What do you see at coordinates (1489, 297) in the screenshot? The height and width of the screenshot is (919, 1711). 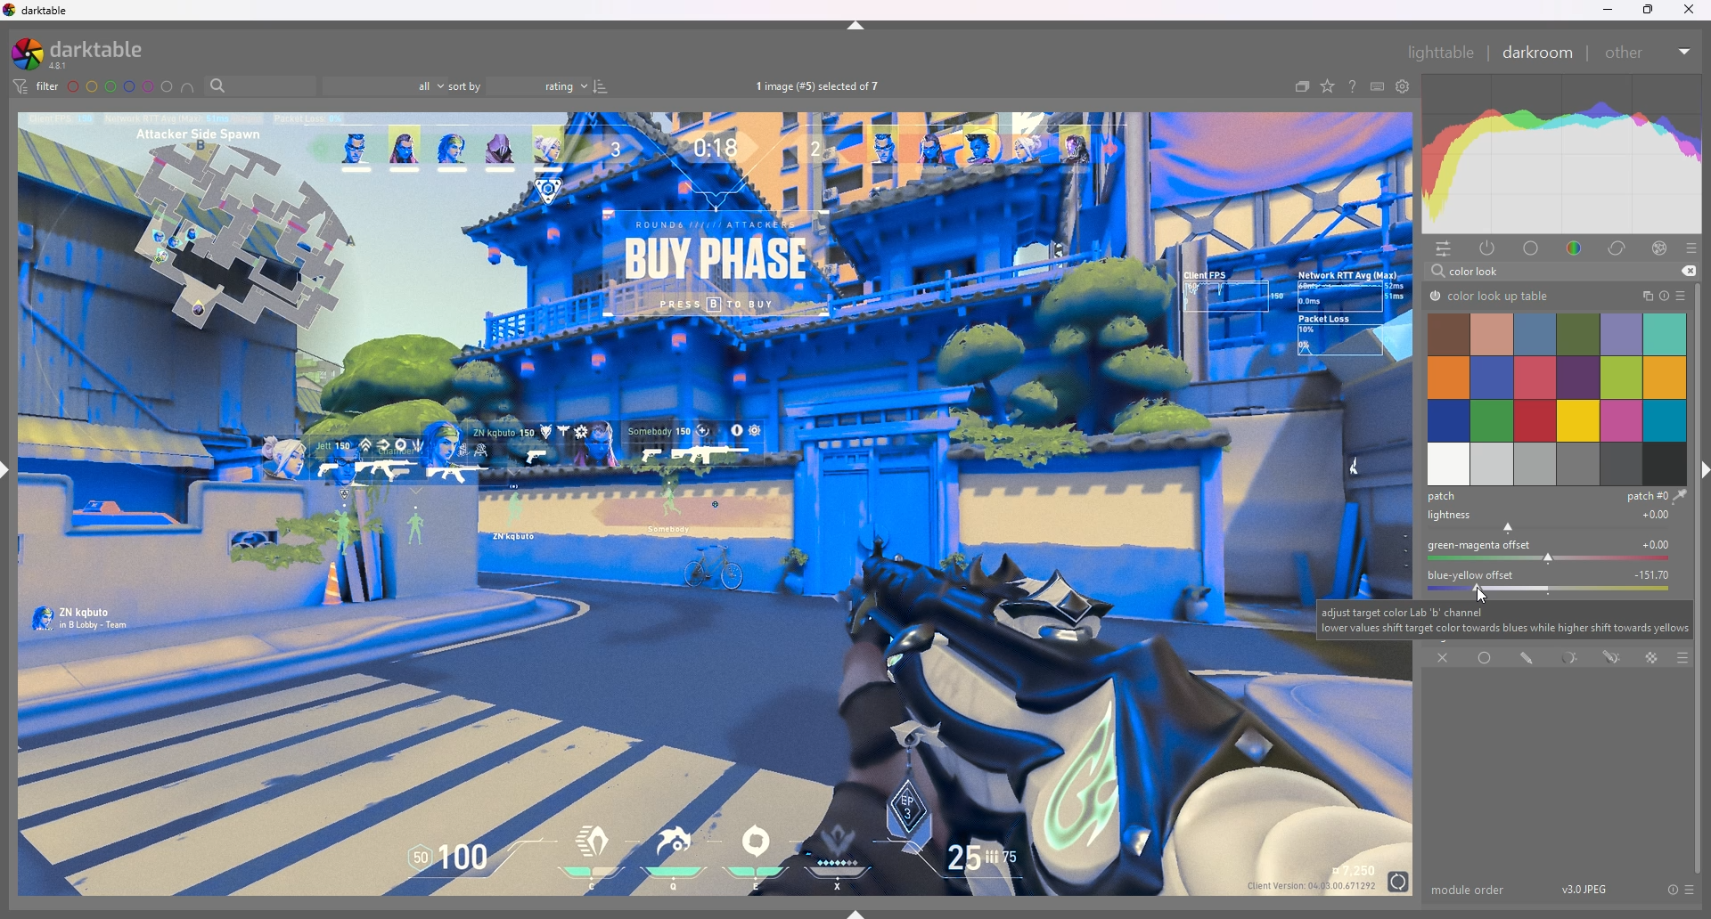 I see `color lookup table` at bounding box center [1489, 297].